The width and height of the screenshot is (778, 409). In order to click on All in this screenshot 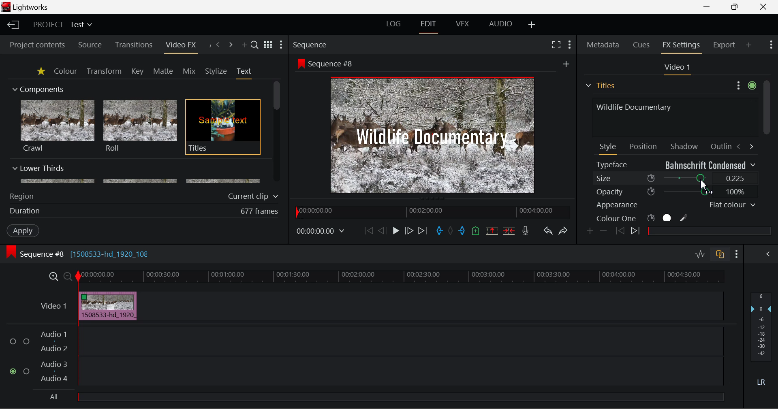, I will do `click(55, 397)`.